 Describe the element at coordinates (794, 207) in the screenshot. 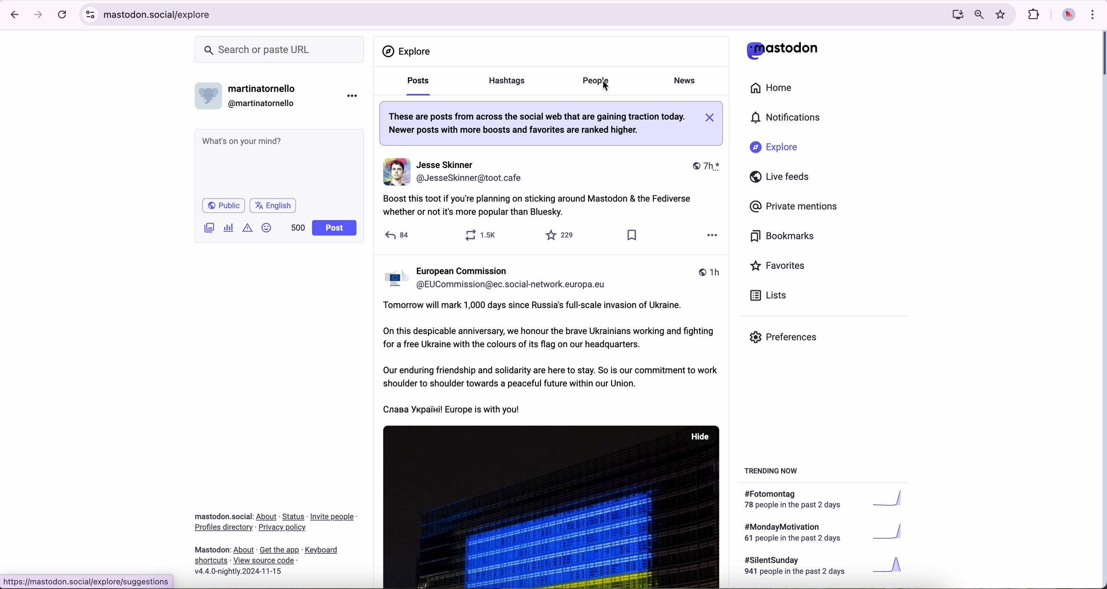

I see `private mentions` at that location.